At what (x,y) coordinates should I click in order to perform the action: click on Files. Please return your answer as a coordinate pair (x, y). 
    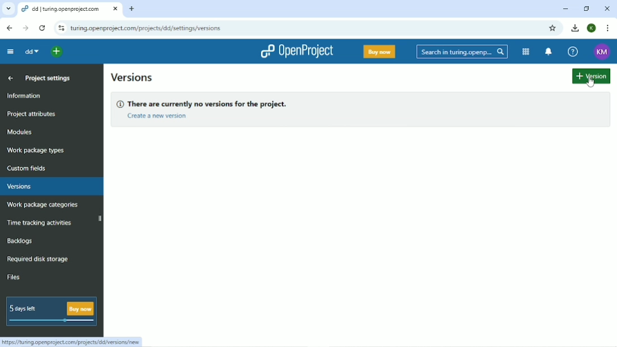
    Looking at the image, I should click on (14, 276).